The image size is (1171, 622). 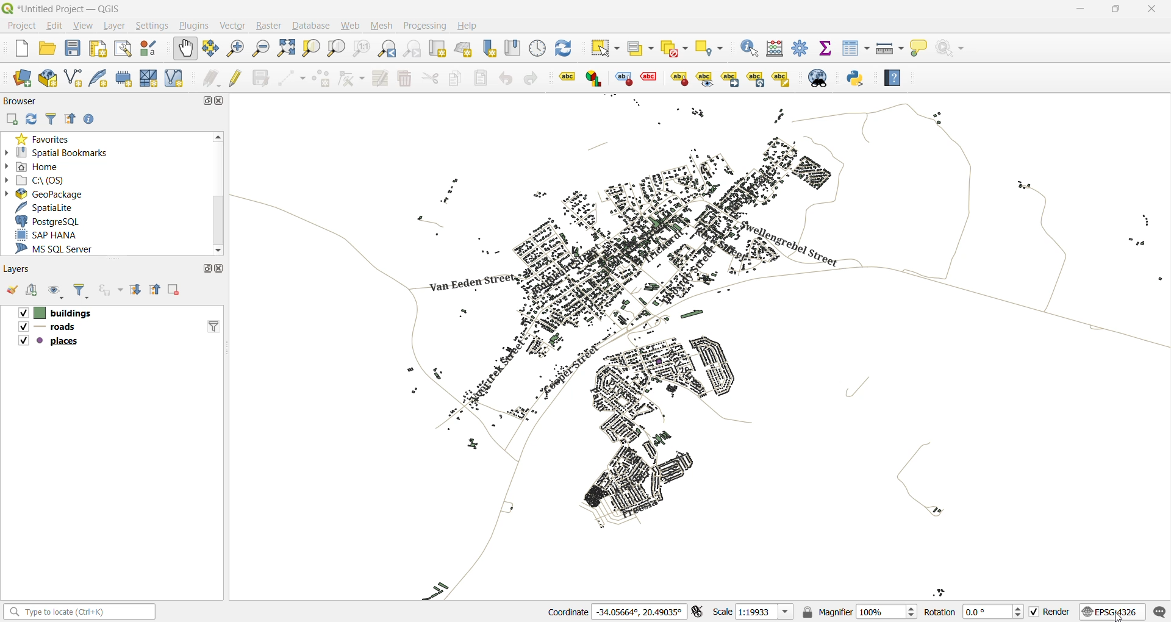 I want to click on ms sql server, so click(x=61, y=248).